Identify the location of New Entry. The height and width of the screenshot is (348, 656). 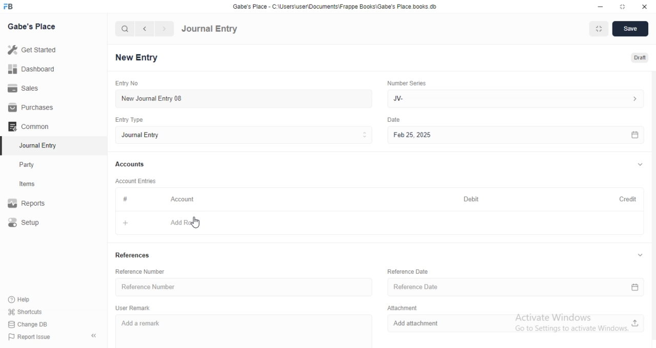
(136, 57).